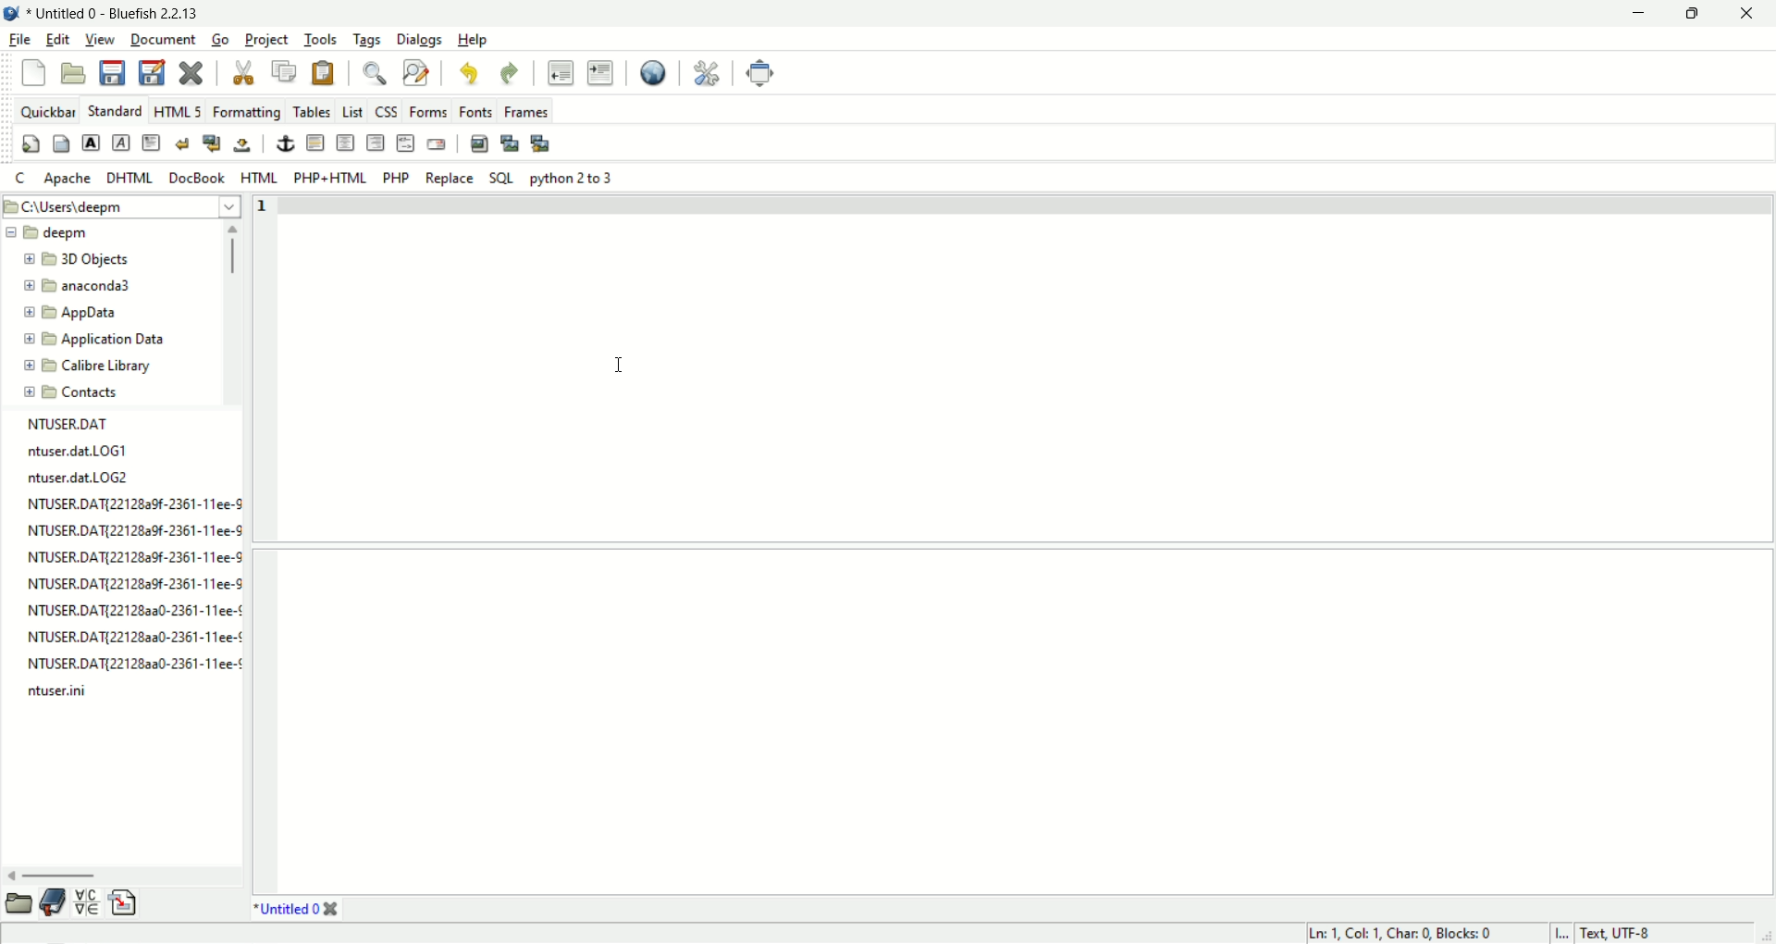 The image size is (1776, 944). What do you see at coordinates (100, 338) in the screenshot?
I see `folder name` at bounding box center [100, 338].